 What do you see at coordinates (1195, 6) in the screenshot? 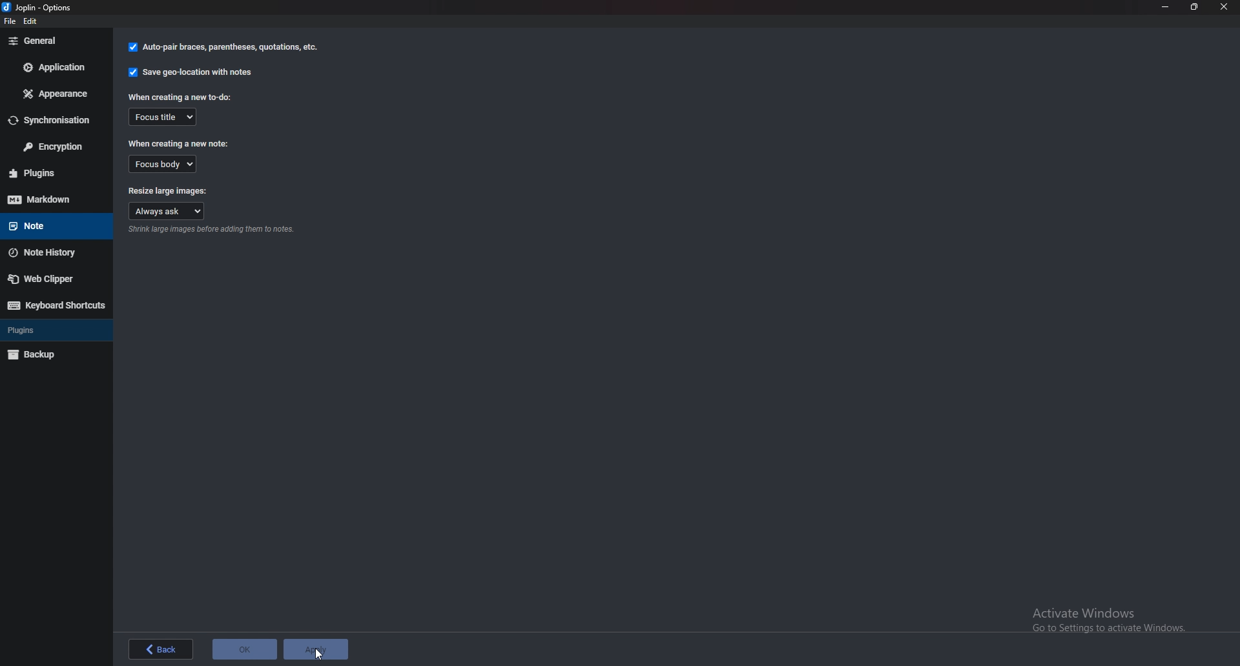
I see `Resize` at bounding box center [1195, 6].